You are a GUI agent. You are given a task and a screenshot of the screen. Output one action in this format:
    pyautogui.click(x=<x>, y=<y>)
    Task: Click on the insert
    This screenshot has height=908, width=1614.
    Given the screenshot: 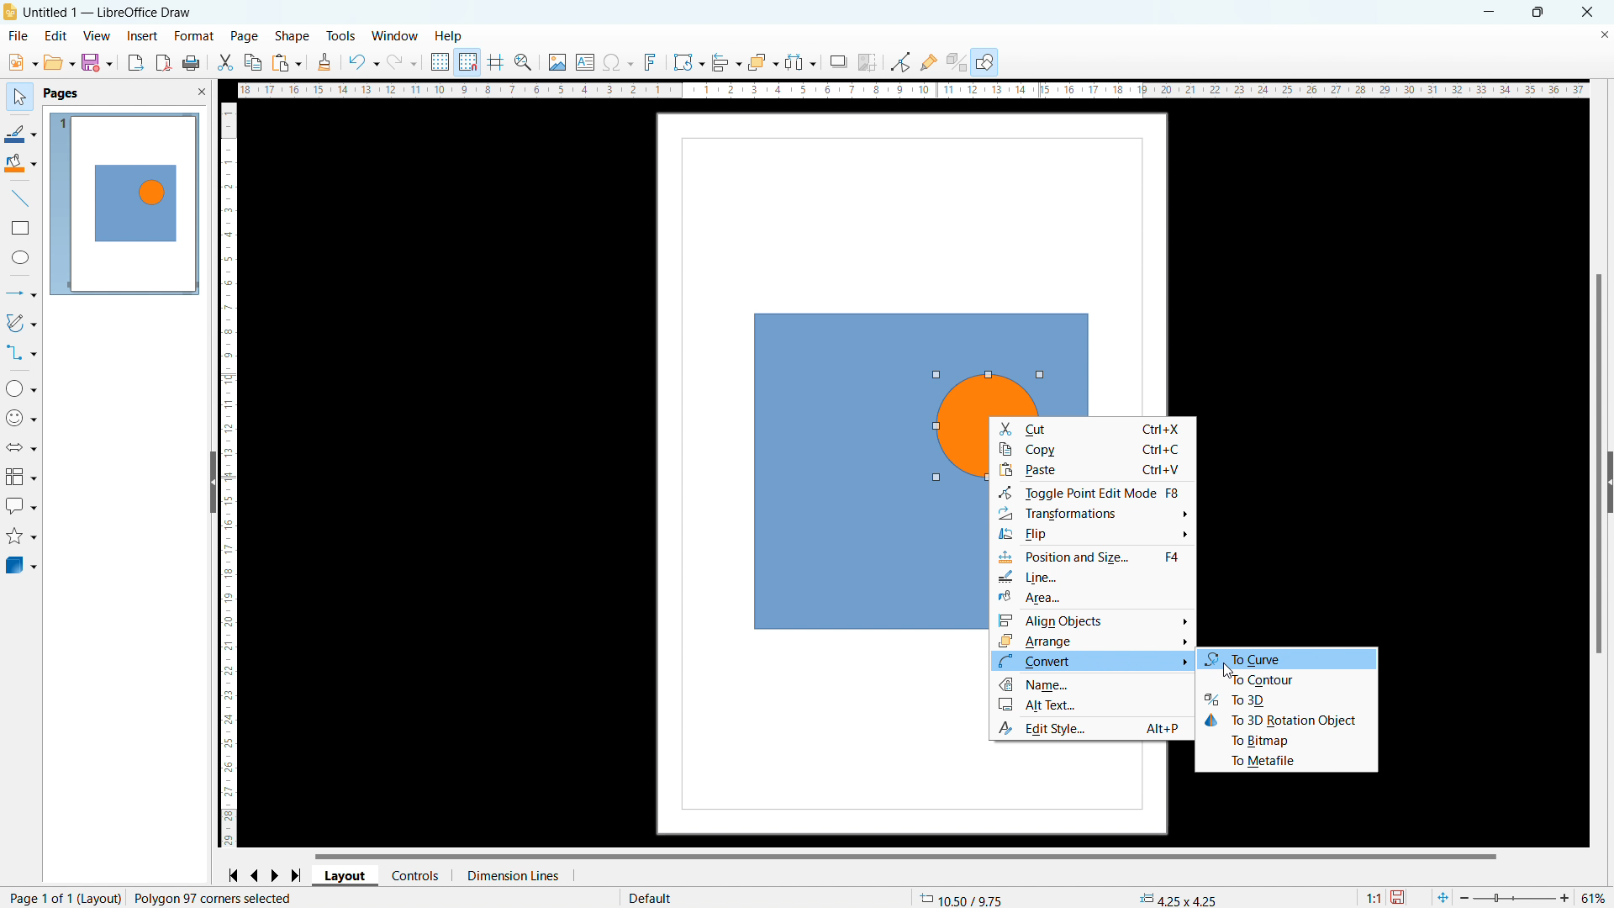 What is the action you would take?
    pyautogui.click(x=142, y=37)
    